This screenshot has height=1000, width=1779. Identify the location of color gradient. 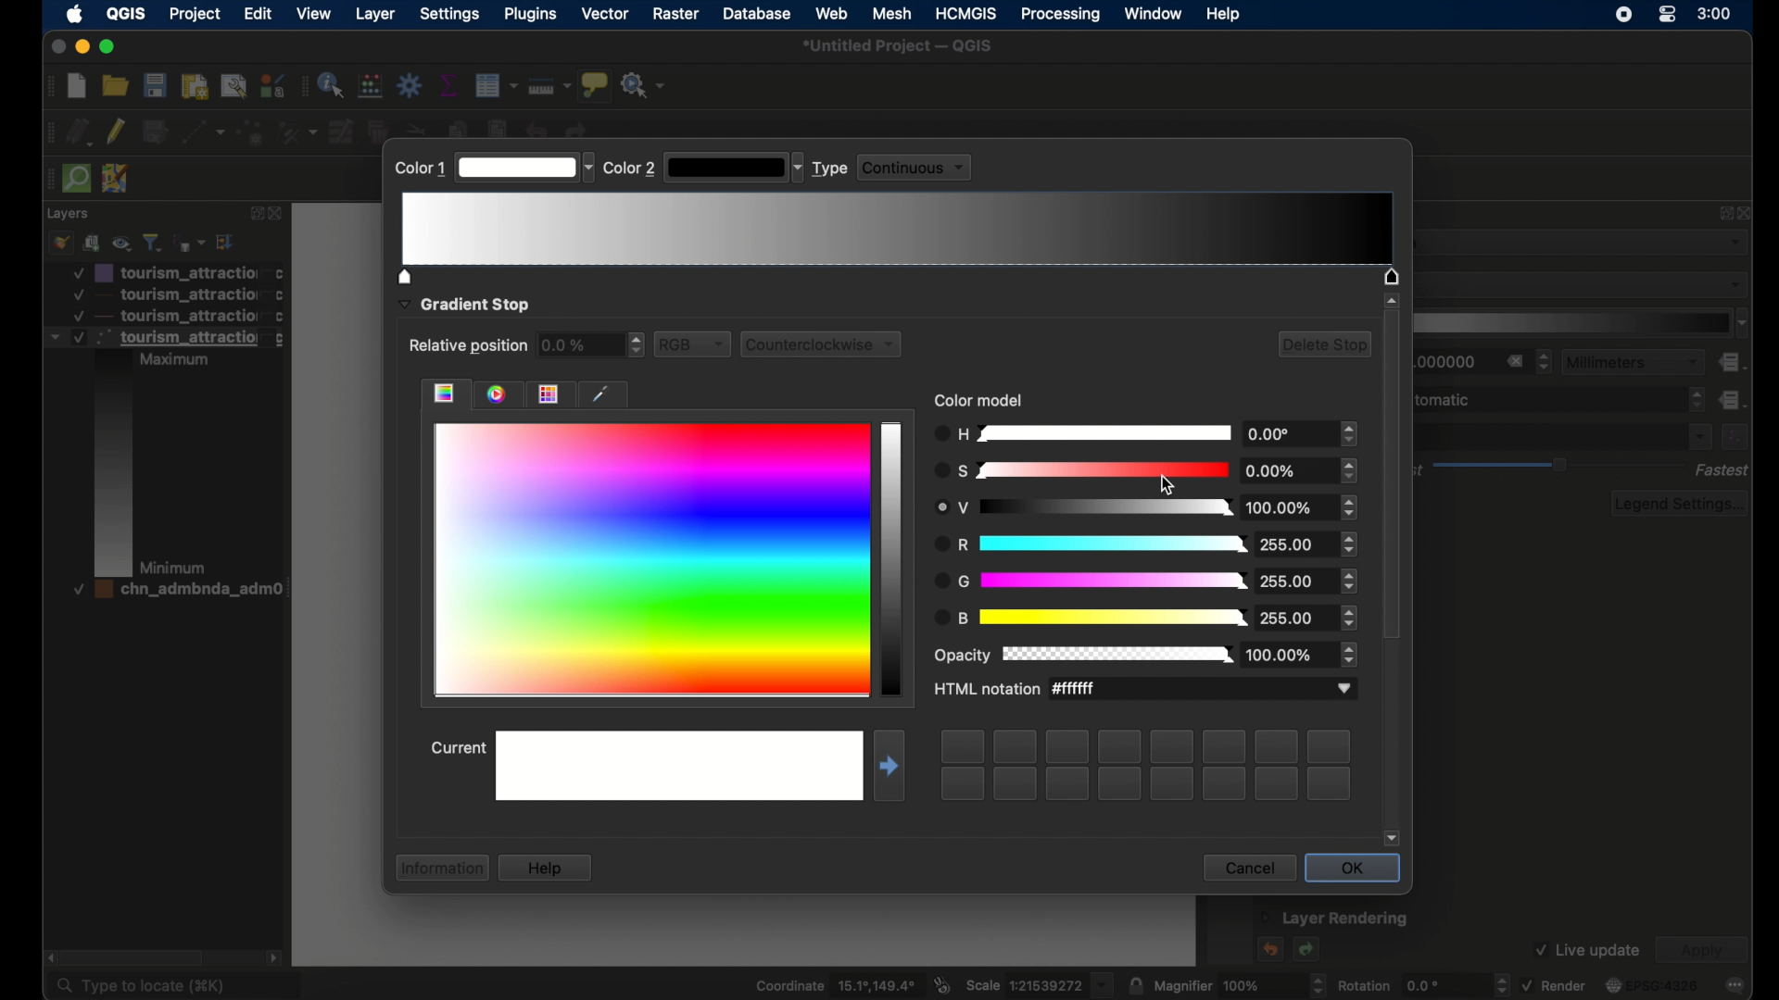
(445, 394).